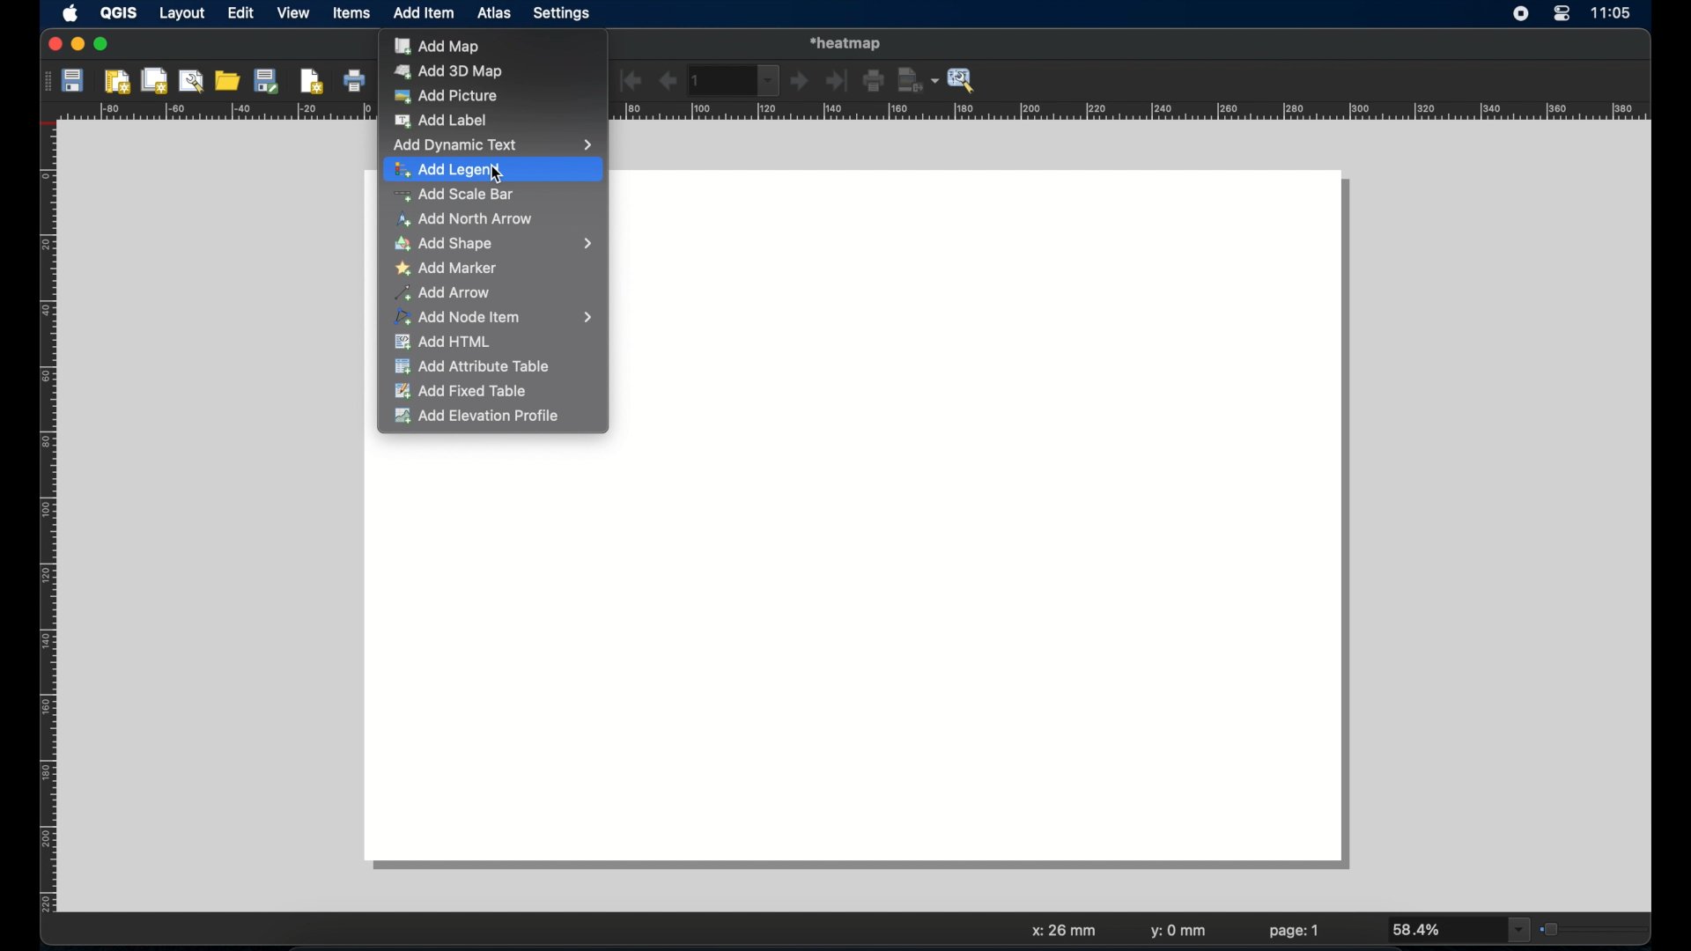 The width and height of the screenshot is (1691, 951). What do you see at coordinates (631, 80) in the screenshot?
I see `first feature` at bounding box center [631, 80].